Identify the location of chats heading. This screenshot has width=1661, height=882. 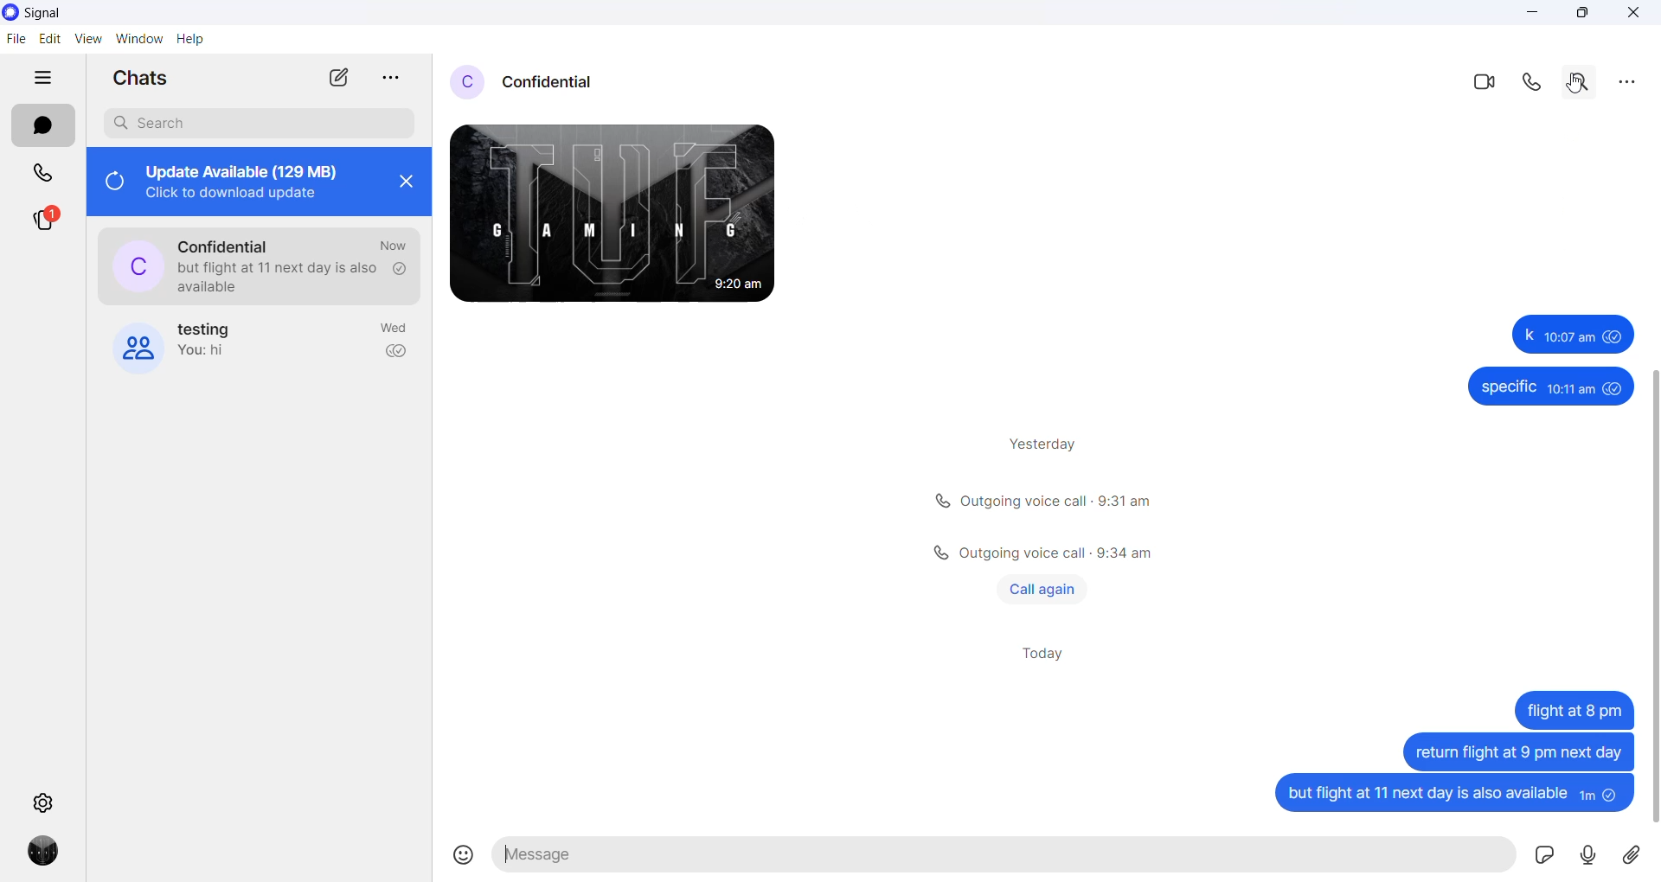
(143, 77).